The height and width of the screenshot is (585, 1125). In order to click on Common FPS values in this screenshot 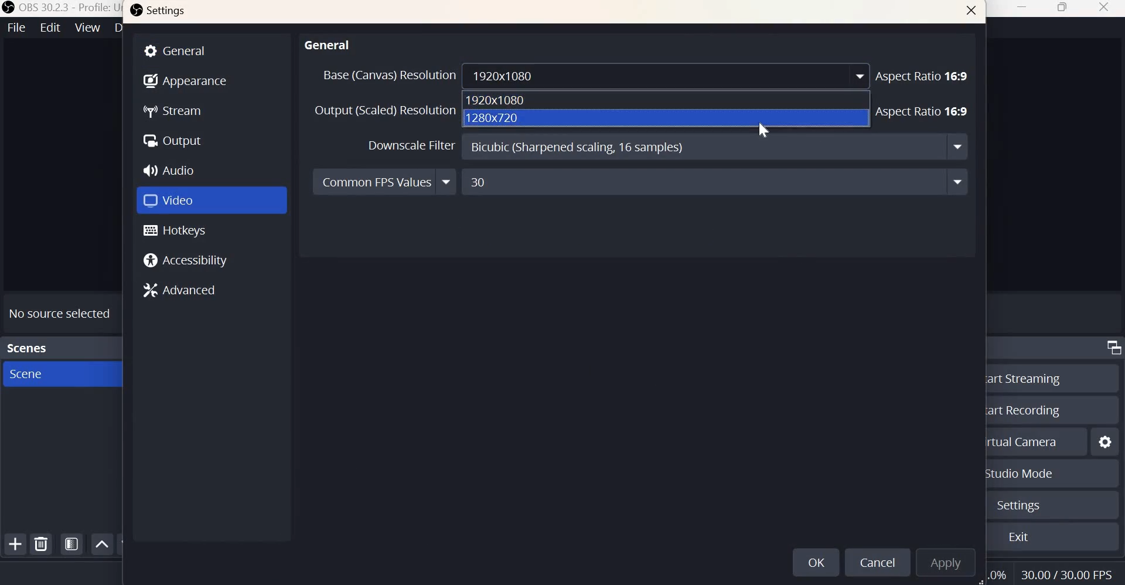, I will do `click(385, 182)`.